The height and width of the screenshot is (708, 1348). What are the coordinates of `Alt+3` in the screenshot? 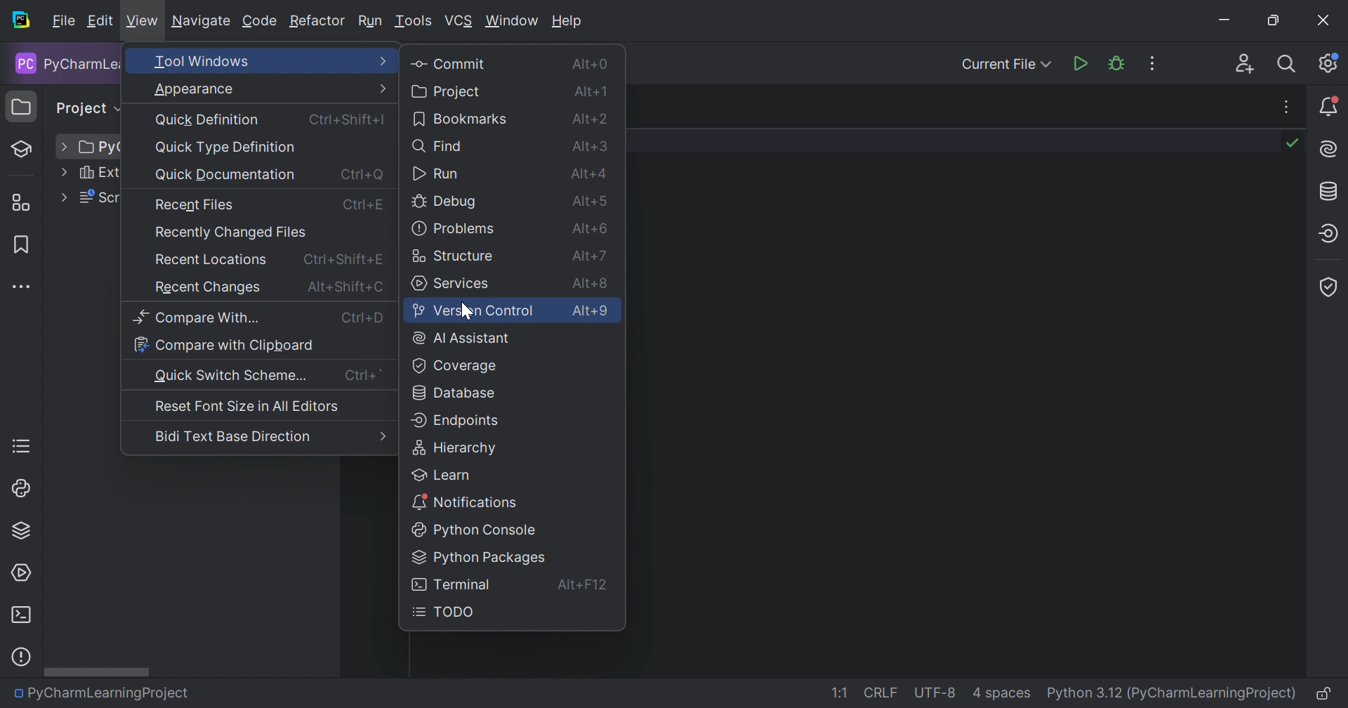 It's located at (591, 145).